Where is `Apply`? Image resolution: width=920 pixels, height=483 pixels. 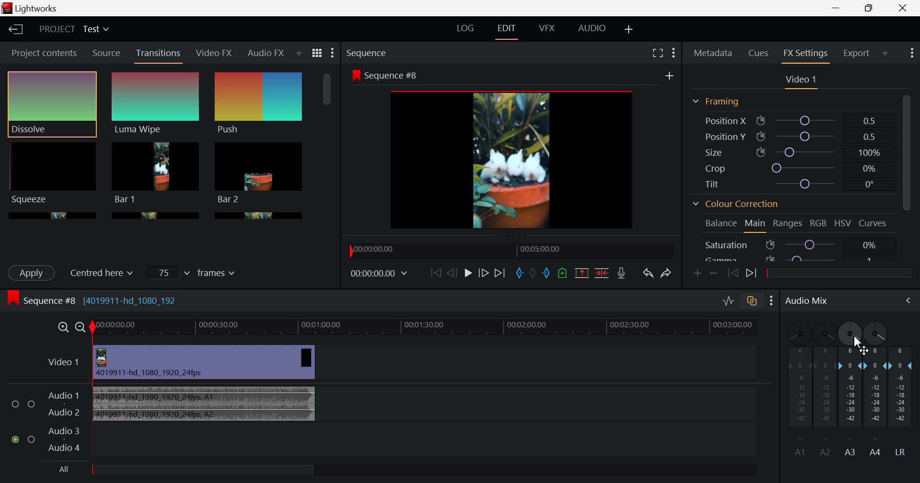 Apply is located at coordinates (33, 273).